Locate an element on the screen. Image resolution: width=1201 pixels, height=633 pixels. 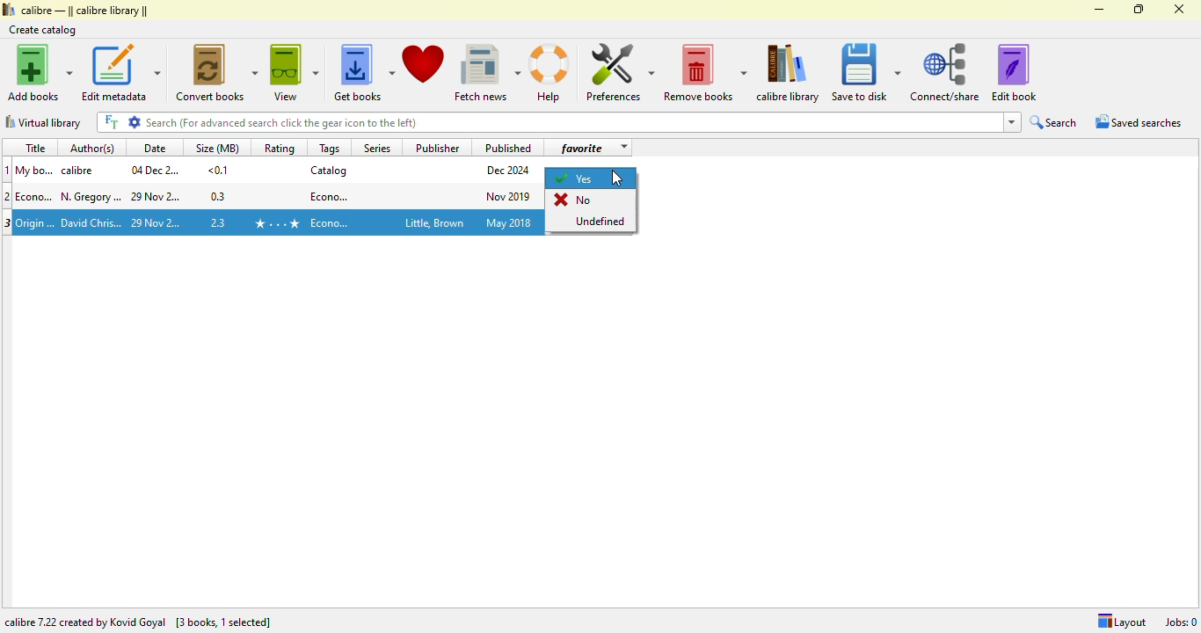
create catalog is located at coordinates (43, 30).